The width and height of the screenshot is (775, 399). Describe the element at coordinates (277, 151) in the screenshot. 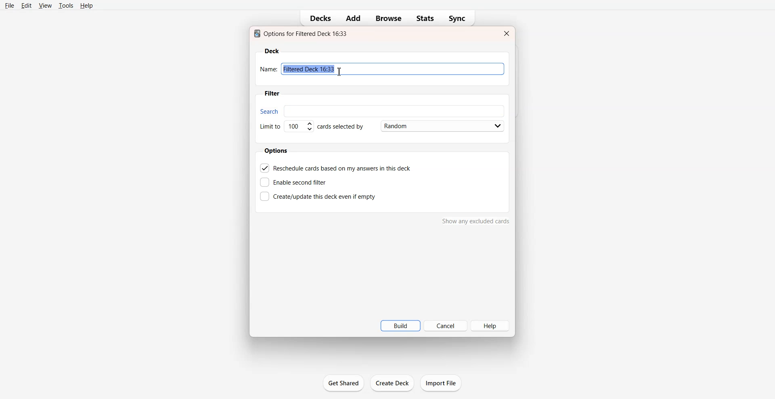

I see `Options` at that location.